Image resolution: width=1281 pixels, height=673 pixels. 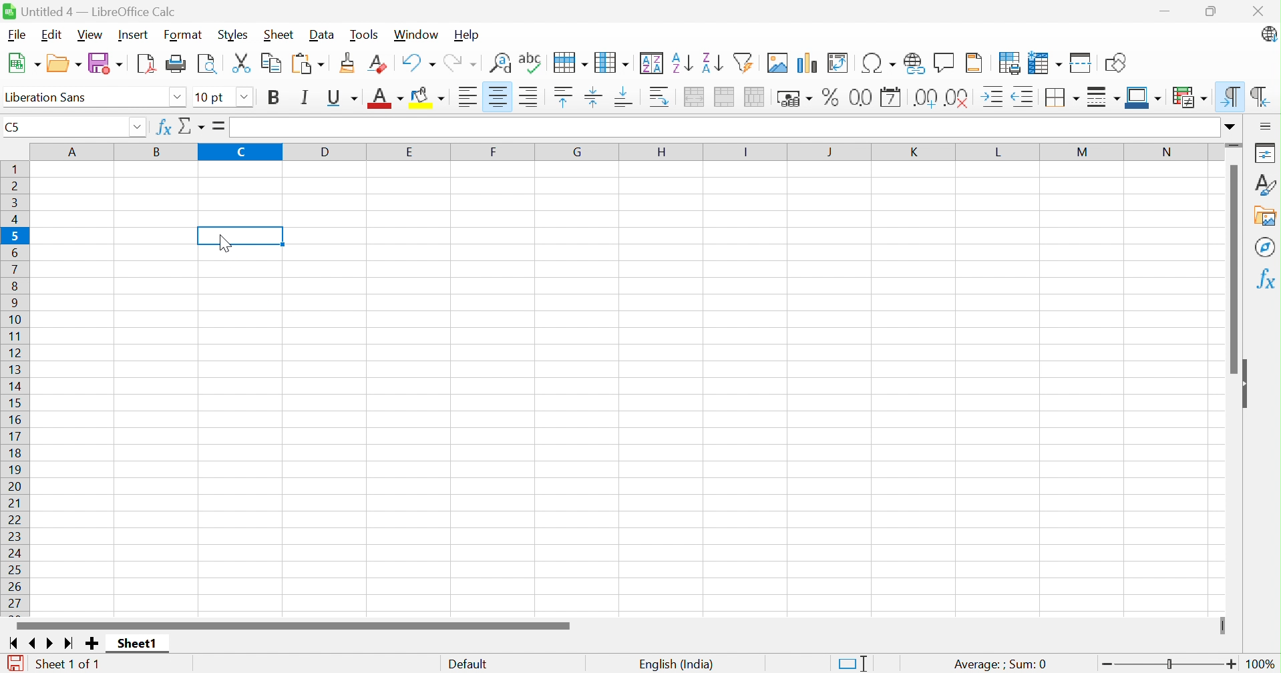 What do you see at coordinates (25, 62) in the screenshot?
I see `New` at bounding box center [25, 62].